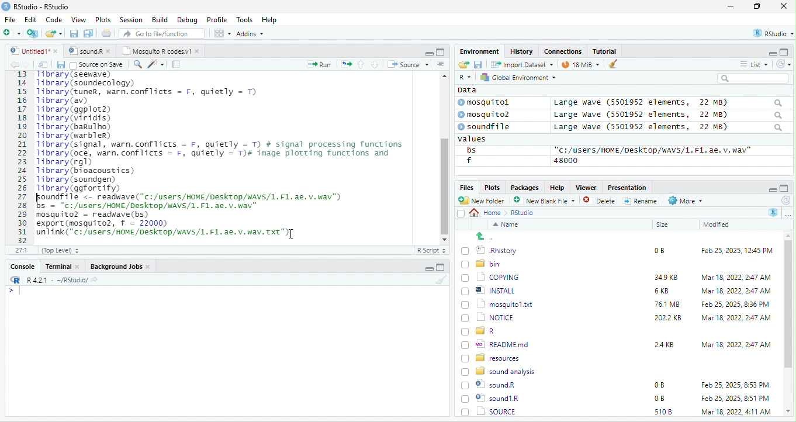  Describe the element at coordinates (492, 187) in the screenshot. I see `Plots` at that location.